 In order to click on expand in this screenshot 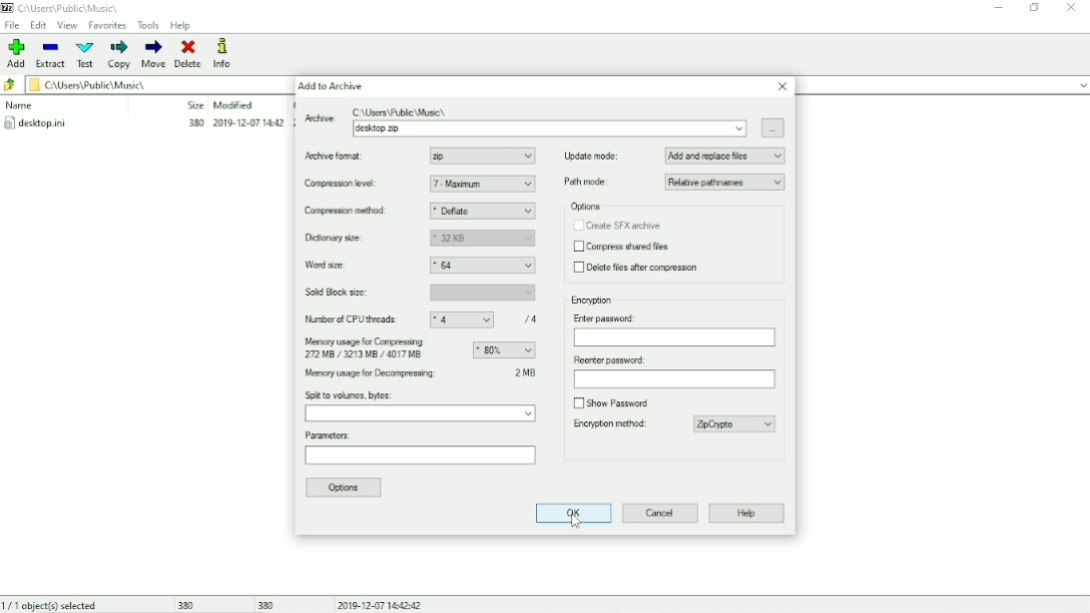, I will do `click(1082, 86)`.